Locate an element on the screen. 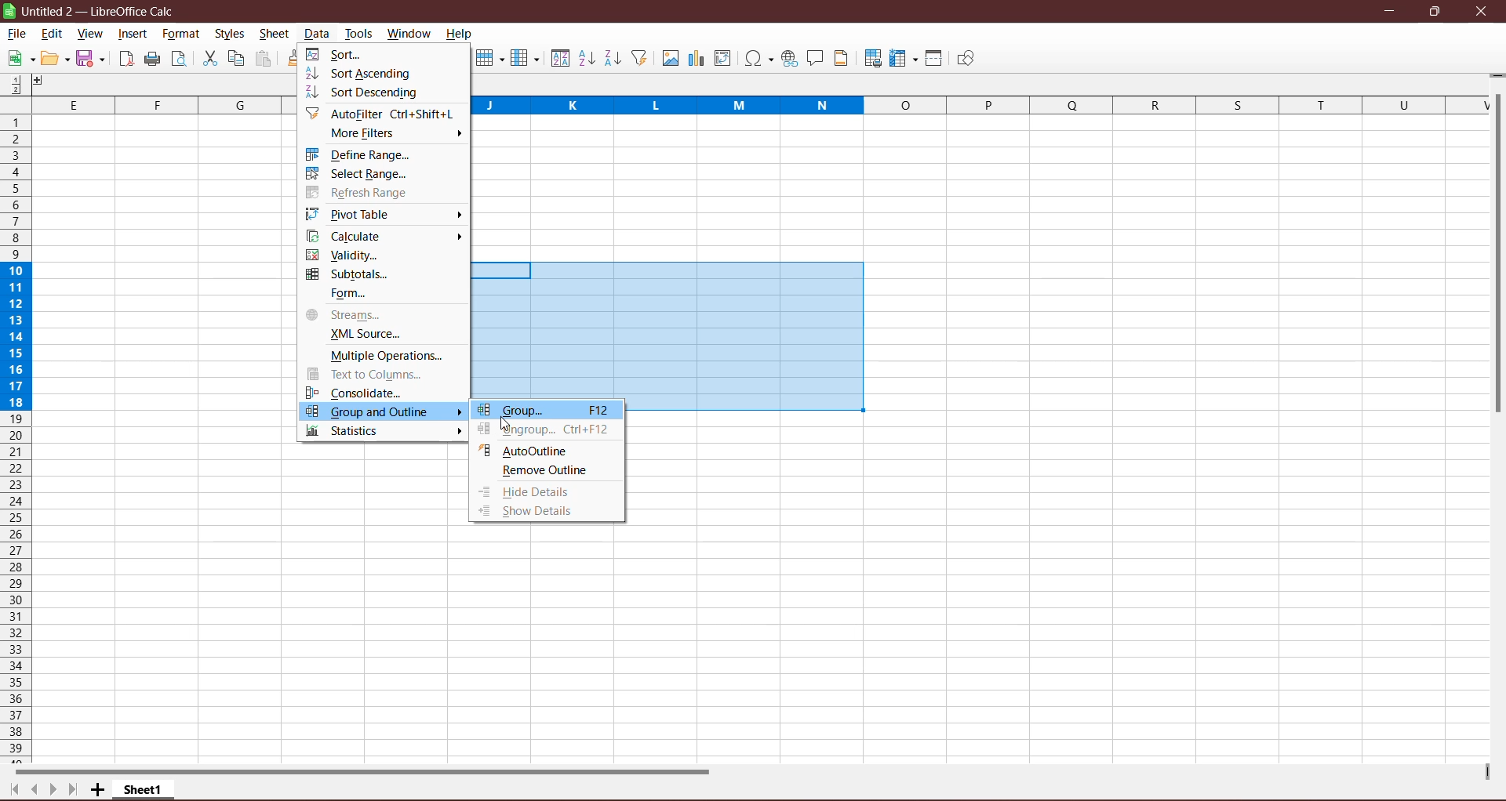  Text to Columns is located at coordinates (374, 374).